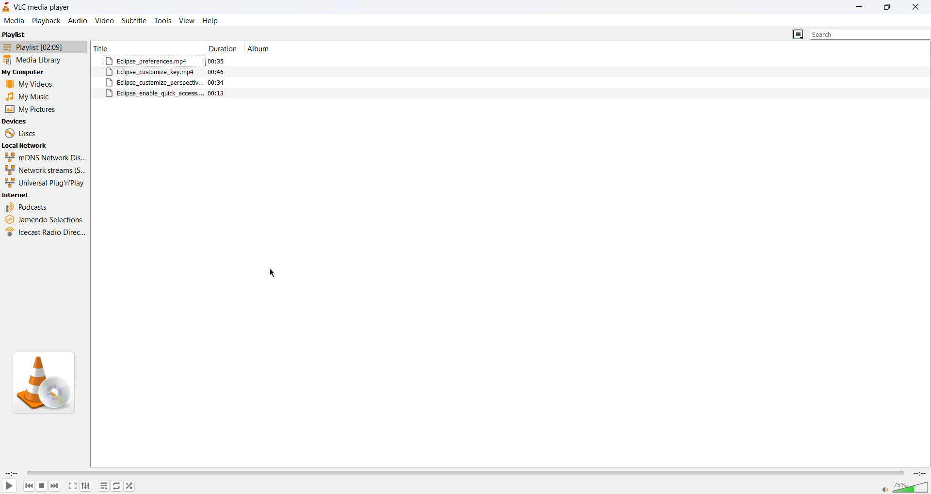 The width and height of the screenshot is (931, 494). Describe the element at coordinates (37, 61) in the screenshot. I see `media library` at that location.